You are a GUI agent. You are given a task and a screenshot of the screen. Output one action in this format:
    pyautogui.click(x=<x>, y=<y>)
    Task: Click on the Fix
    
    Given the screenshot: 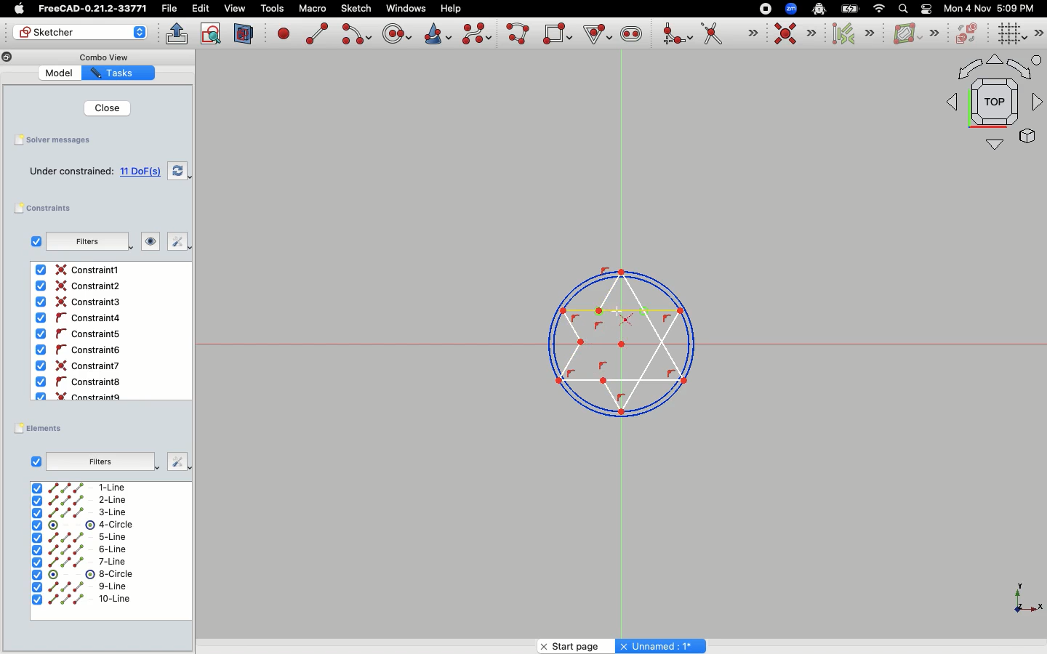 What is the action you would take?
    pyautogui.click(x=174, y=461)
    